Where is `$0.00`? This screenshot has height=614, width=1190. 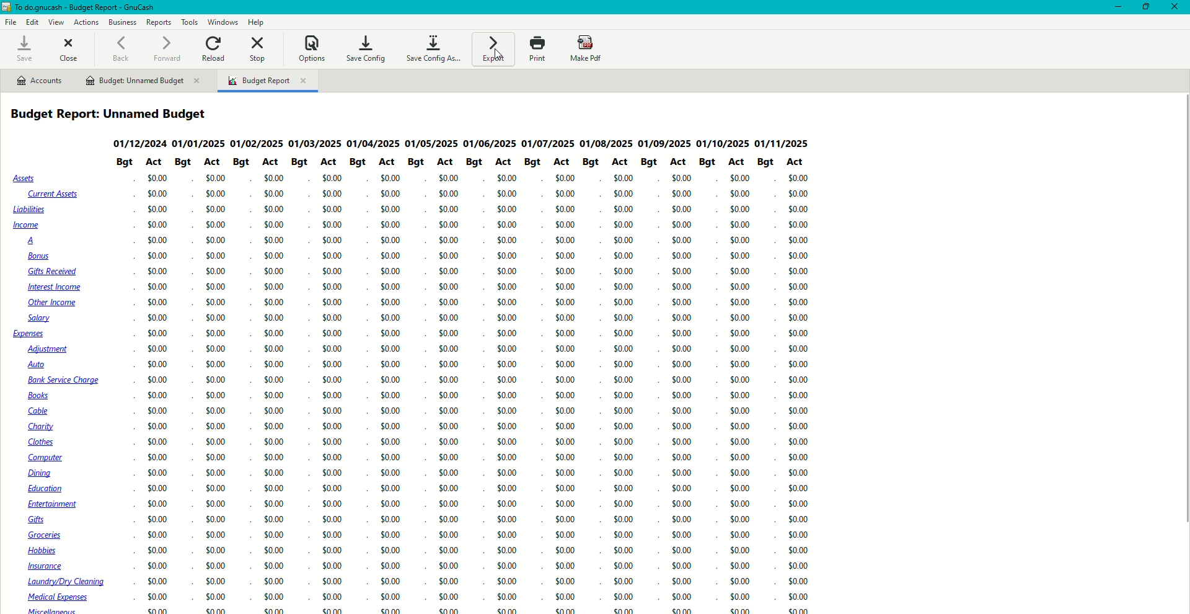 $0.00 is located at coordinates (160, 489).